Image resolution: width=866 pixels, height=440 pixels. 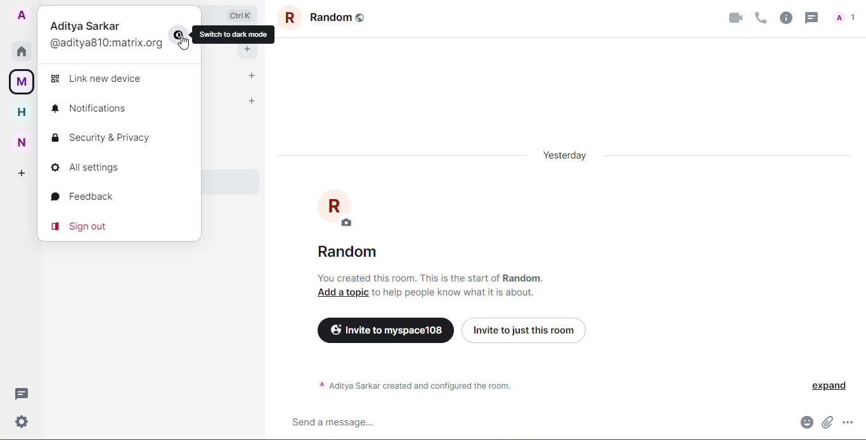 What do you see at coordinates (806, 422) in the screenshot?
I see `emoji` at bounding box center [806, 422].